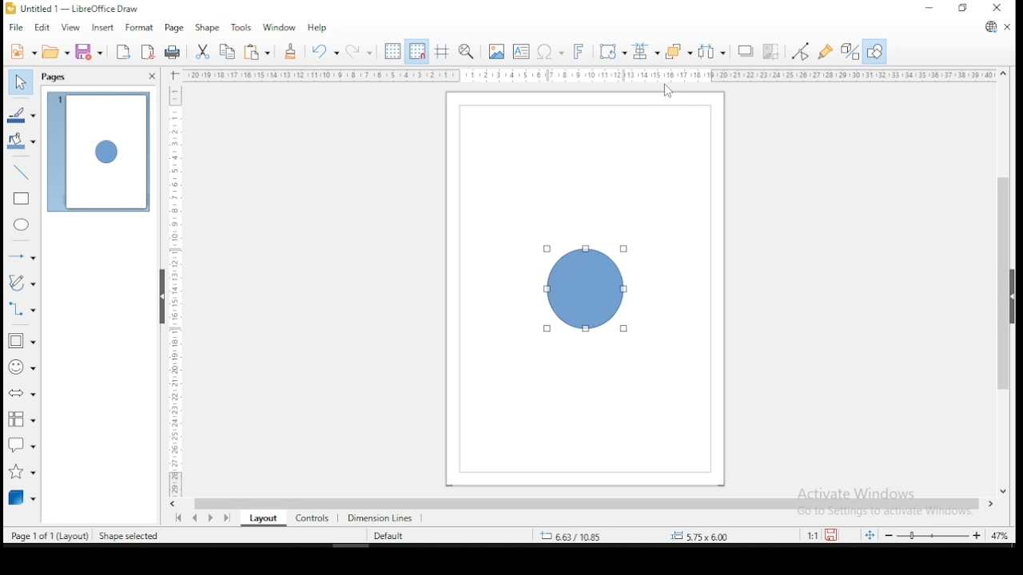 The image size is (1023, 575). Describe the element at coordinates (197, 517) in the screenshot. I see `previous page` at that location.